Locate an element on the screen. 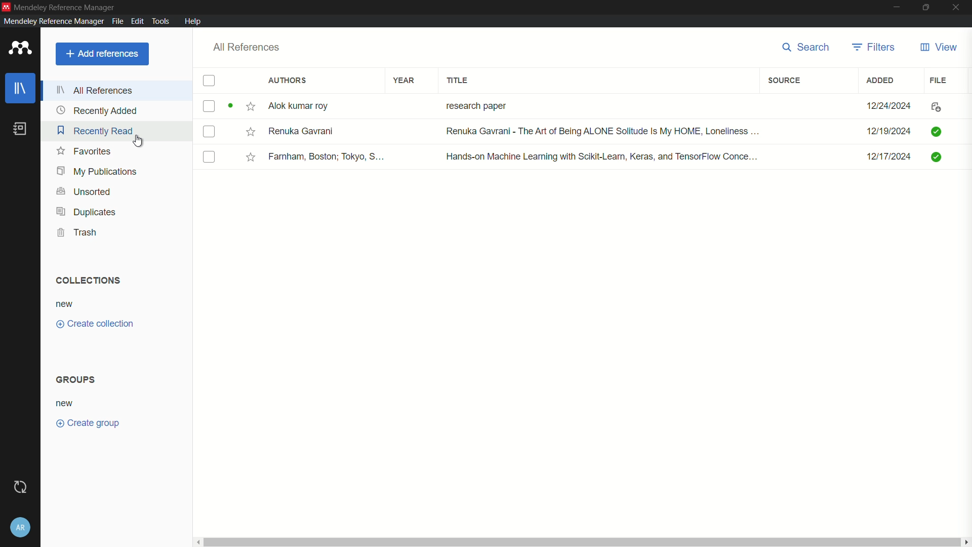 The height and width of the screenshot is (547, 972). Toggle favorites is located at coordinates (251, 158).